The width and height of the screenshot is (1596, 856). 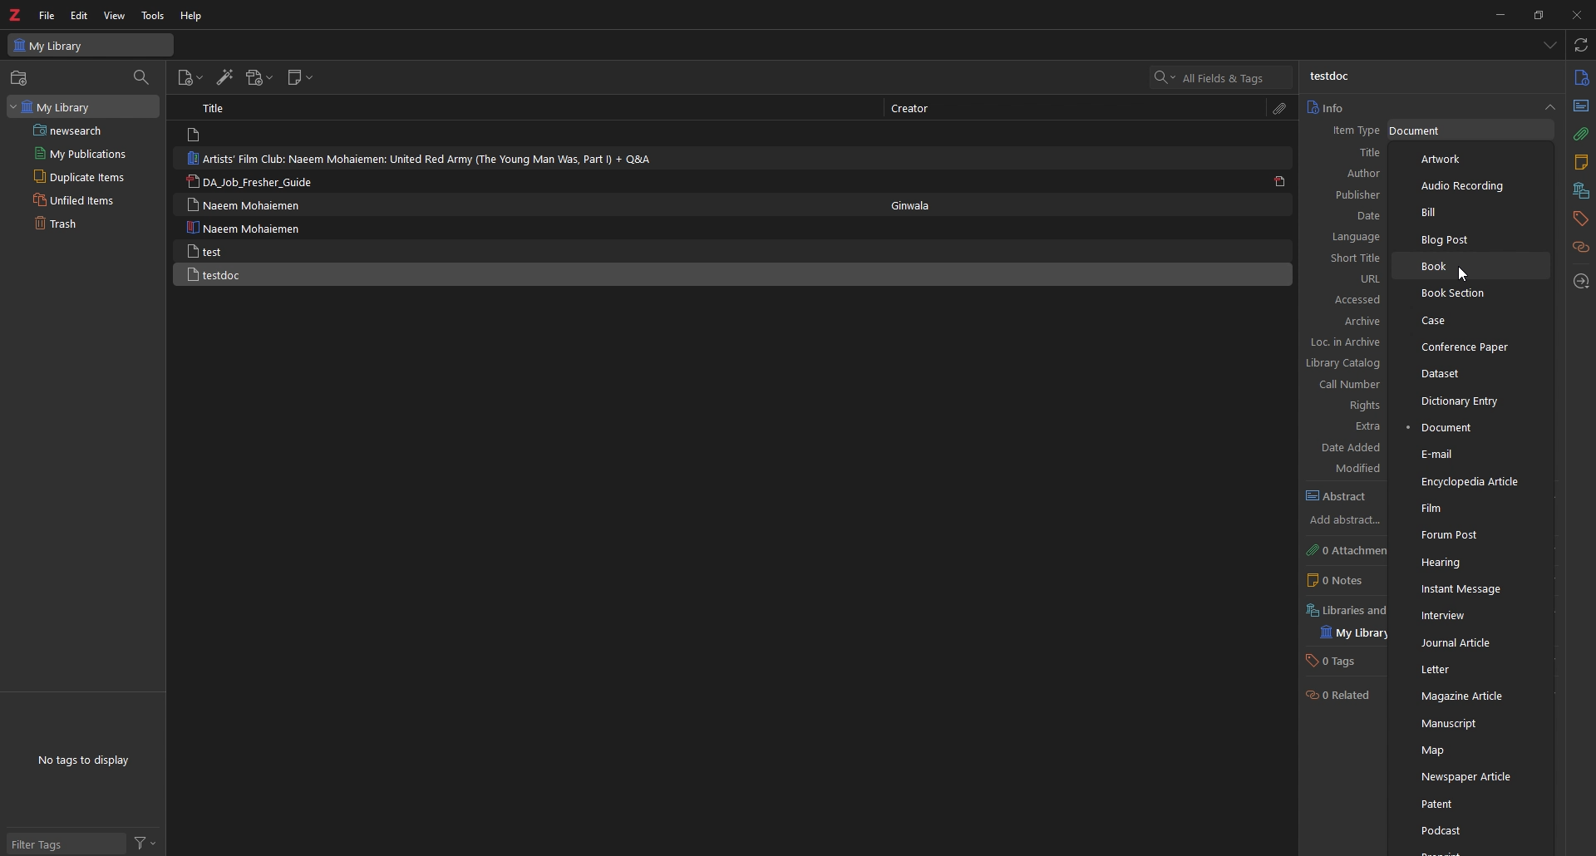 I want to click on testdoc, so click(x=1329, y=77).